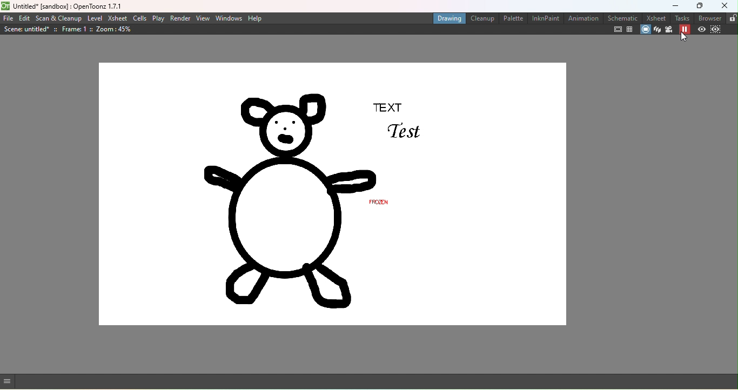 The width and height of the screenshot is (738, 390). What do you see at coordinates (157, 18) in the screenshot?
I see `Play` at bounding box center [157, 18].